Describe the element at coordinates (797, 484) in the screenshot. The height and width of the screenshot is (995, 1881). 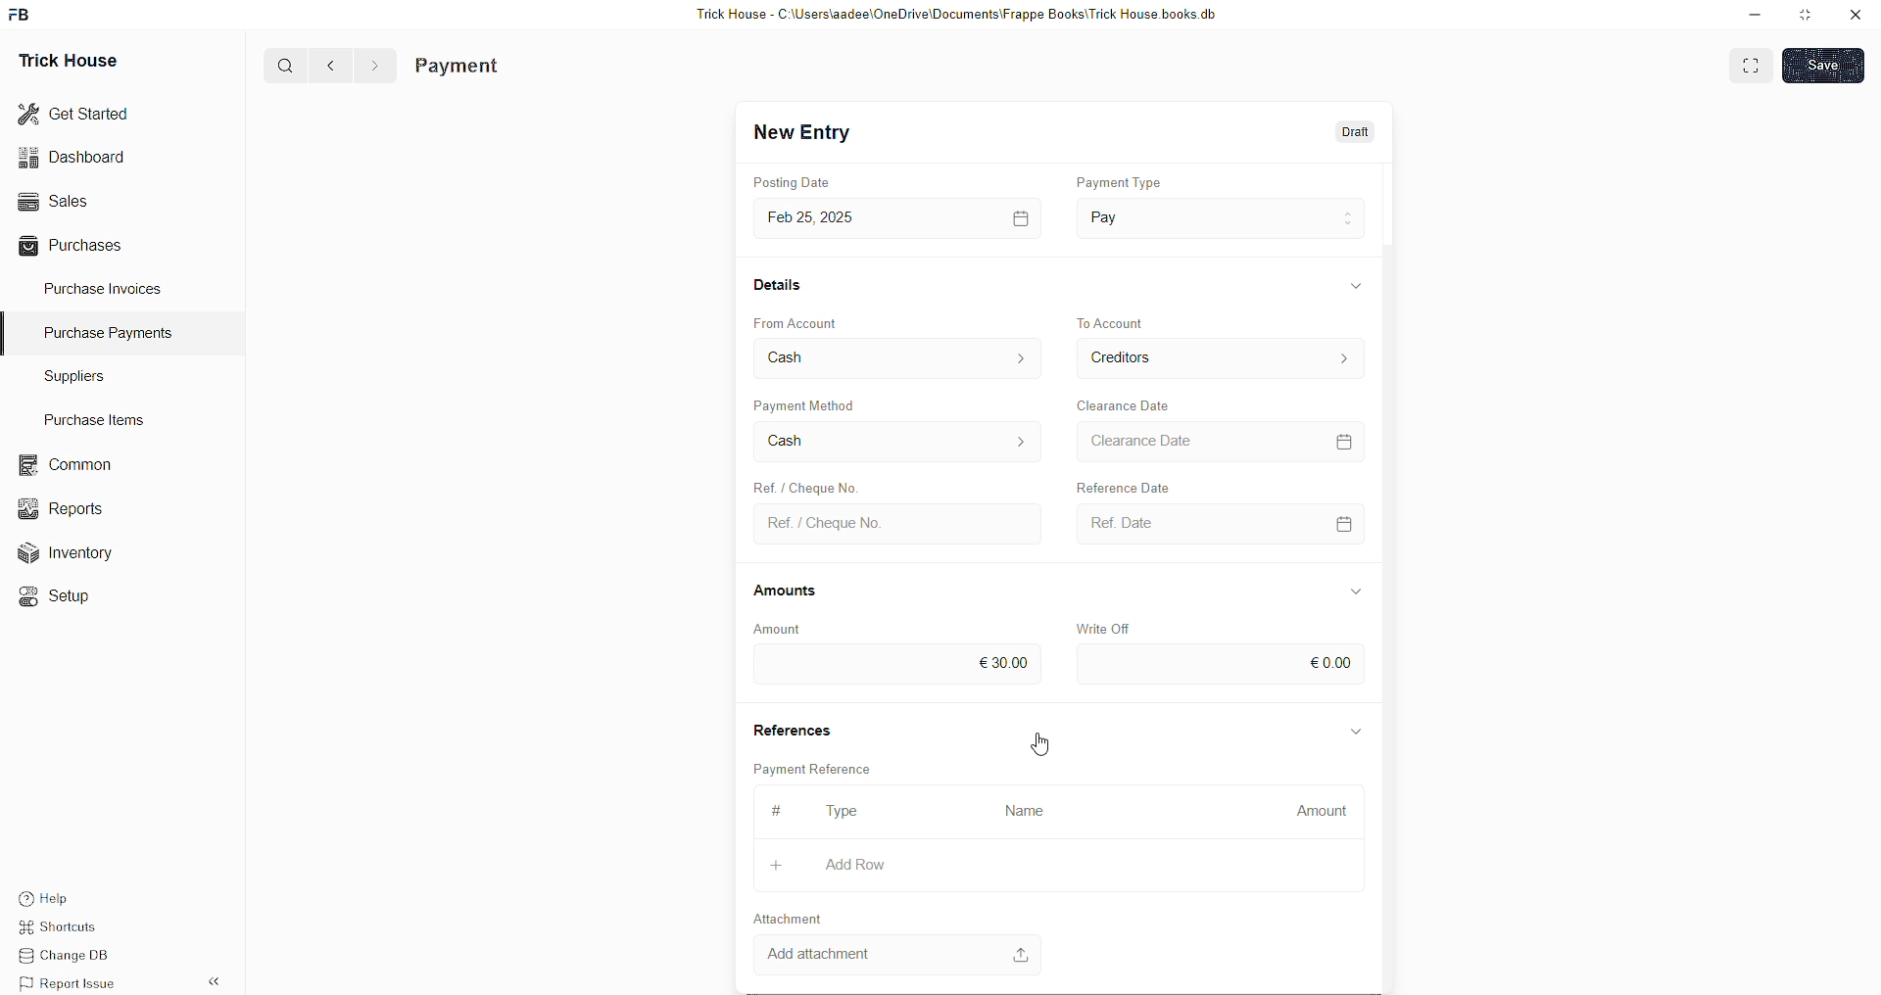
I see `Ref. / Cheque No.` at that location.